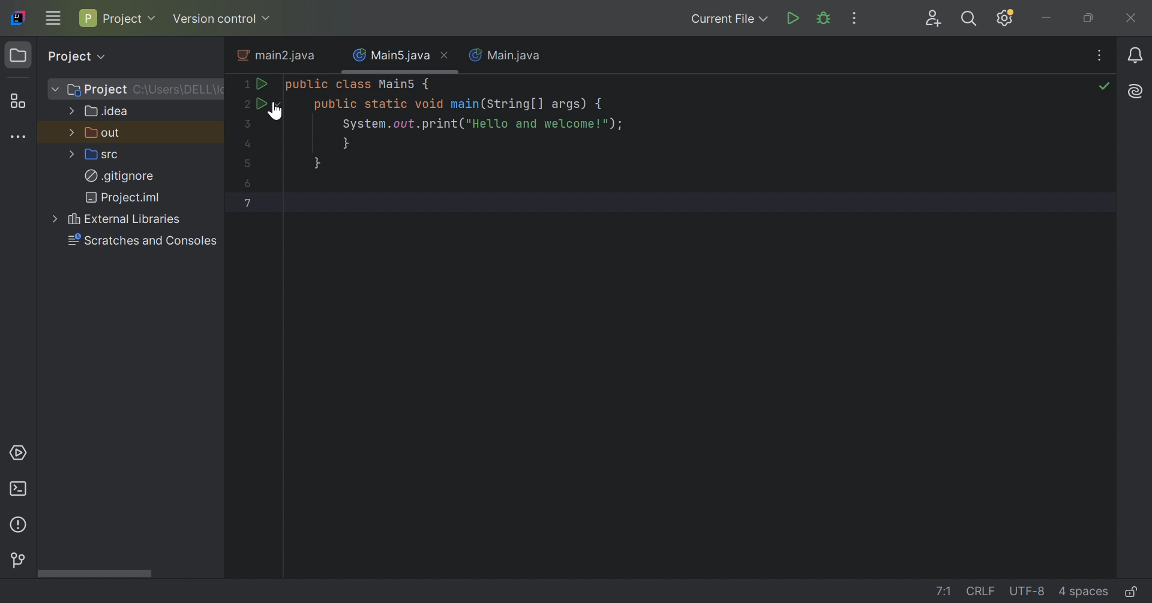 This screenshot has height=603, width=1152. What do you see at coordinates (944, 592) in the screenshot?
I see `7:1` at bounding box center [944, 592].